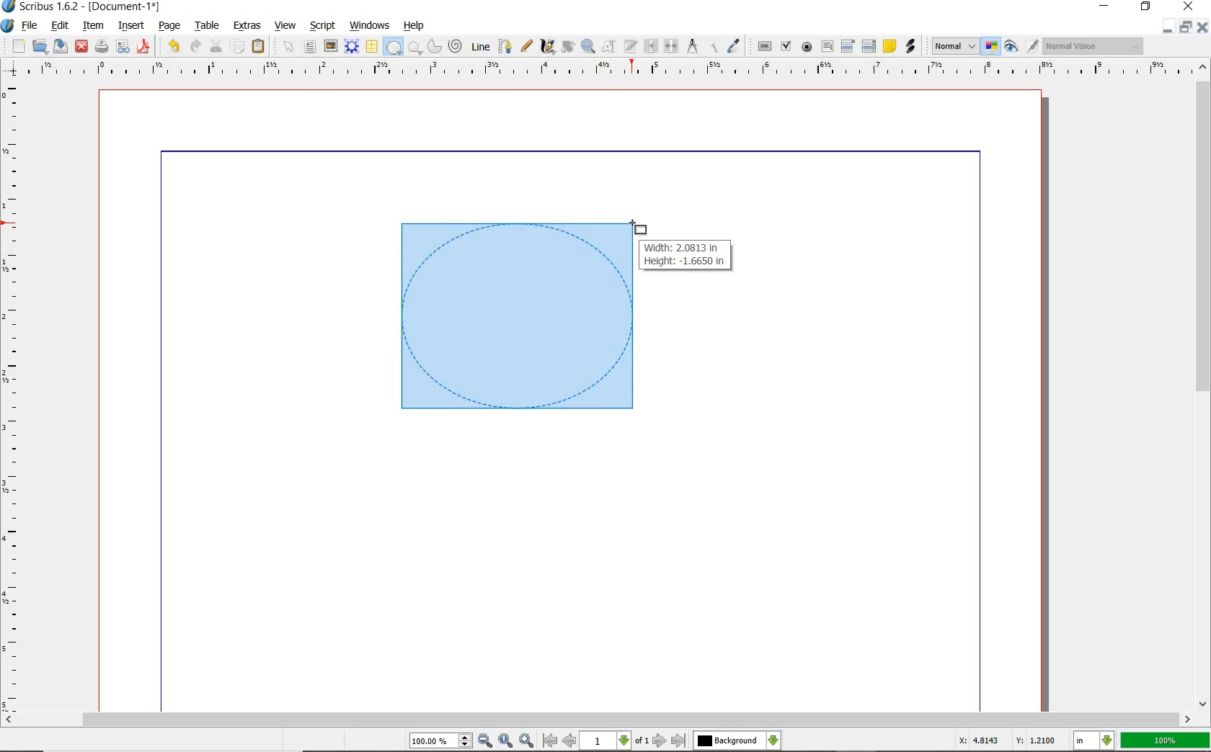  I want to click on PREVIEW MODE, so click(1010, 47).